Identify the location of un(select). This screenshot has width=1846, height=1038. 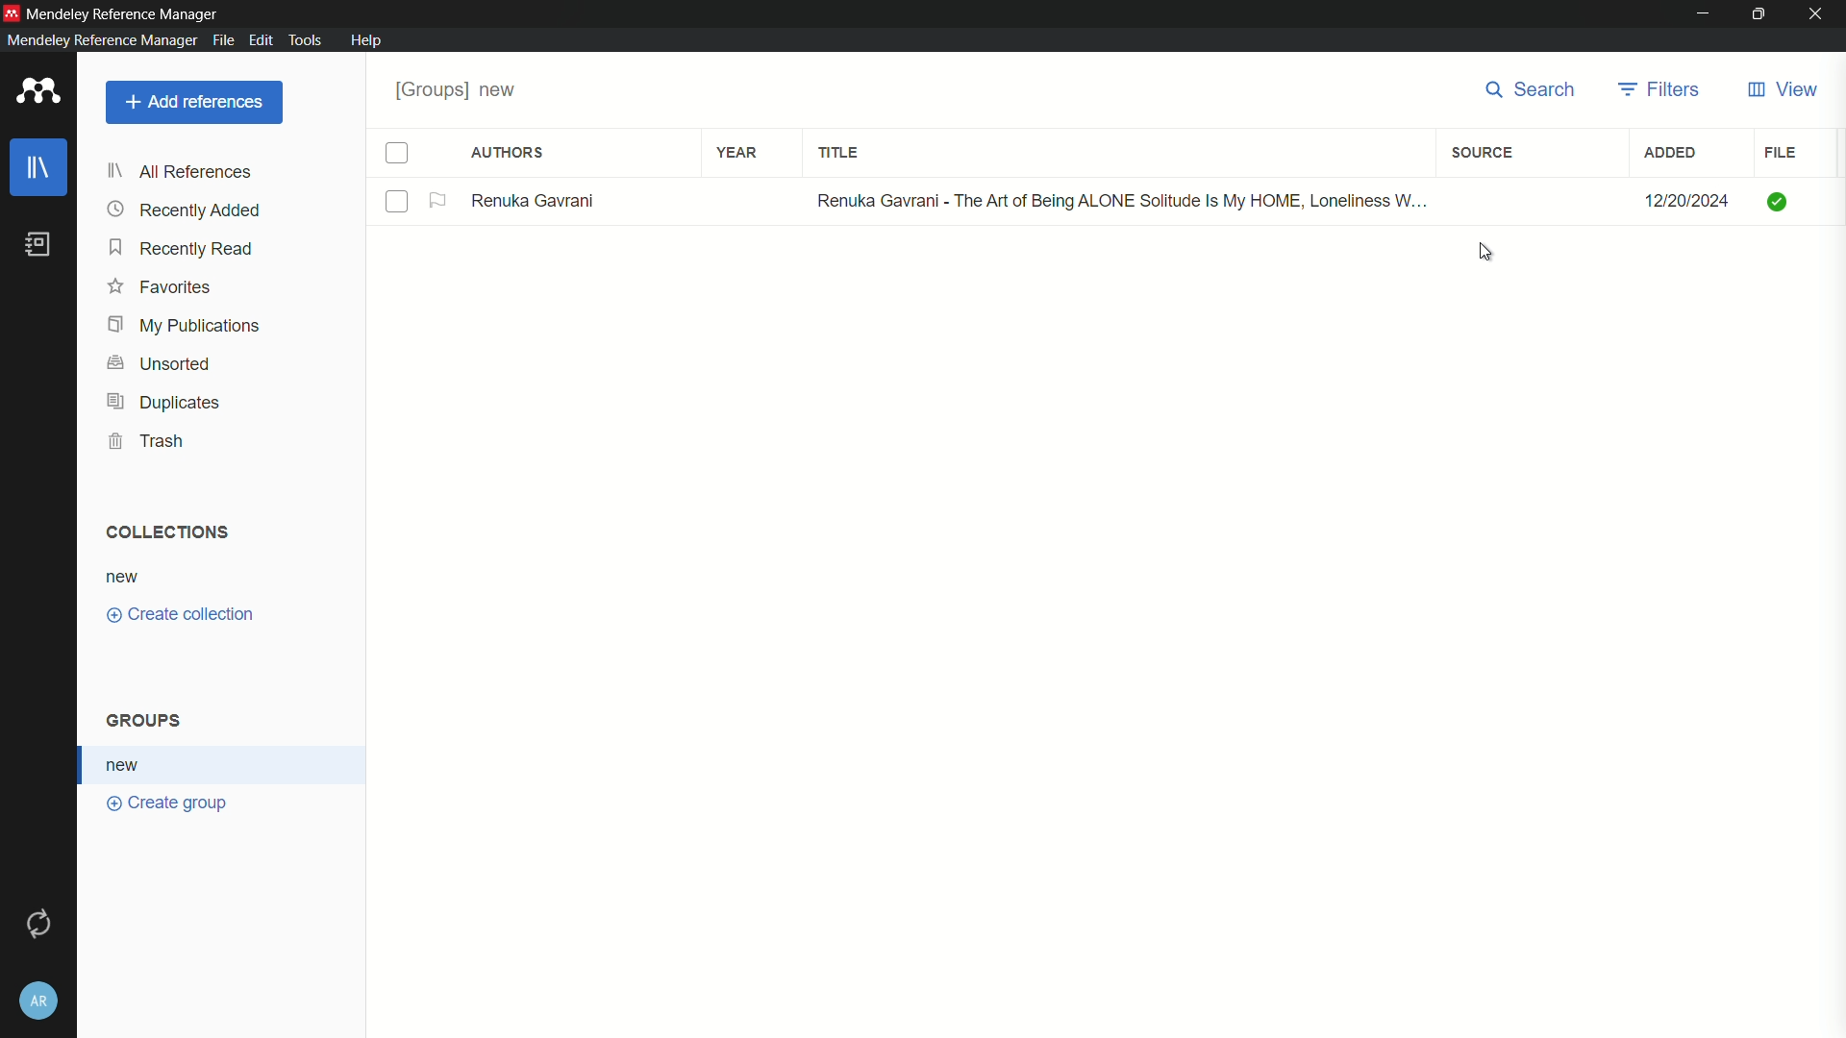
(398, 203).